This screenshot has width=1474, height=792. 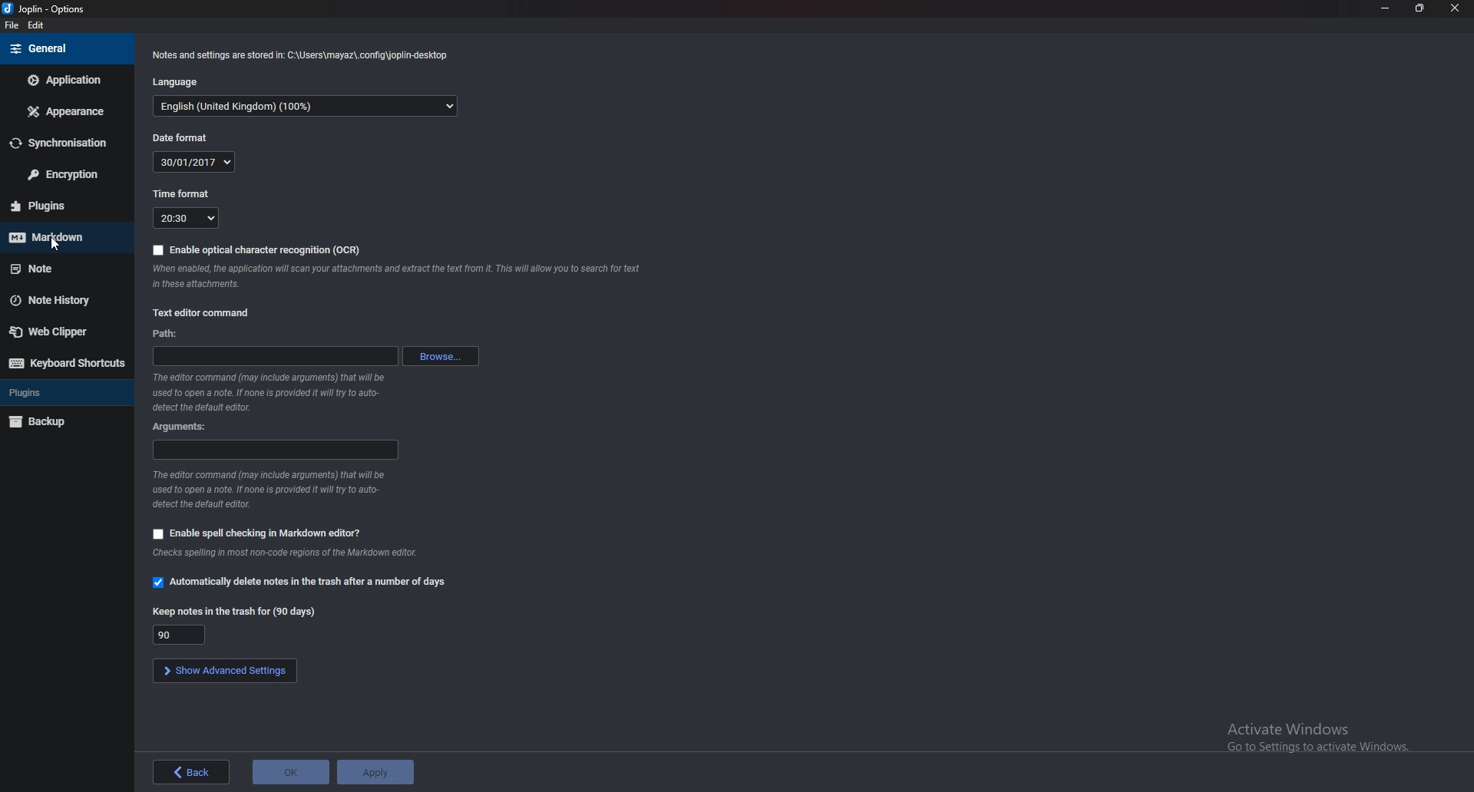 I want to click on Text editor command, so click(x=199, y=313).